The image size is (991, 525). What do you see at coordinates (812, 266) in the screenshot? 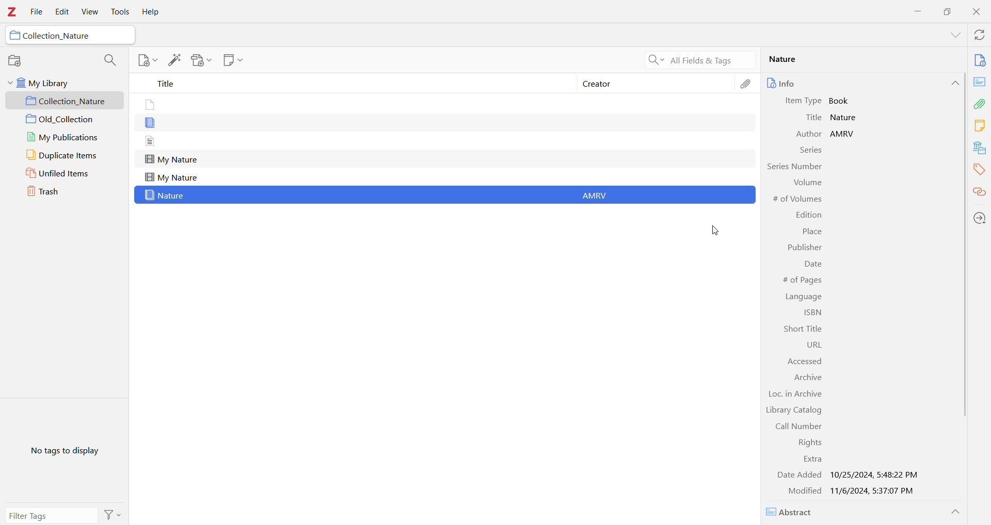
I see `Date` at bounding box center [812, 266].